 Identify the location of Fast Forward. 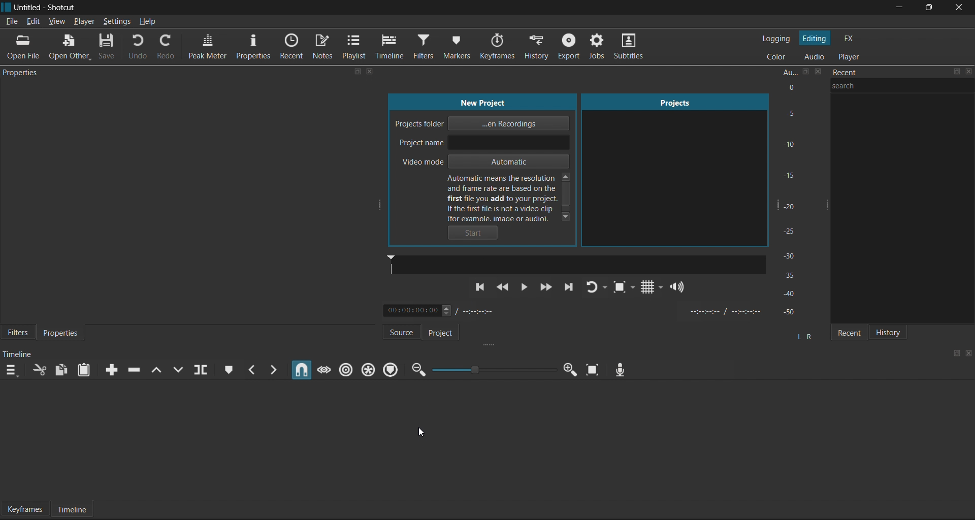
(545, 287).